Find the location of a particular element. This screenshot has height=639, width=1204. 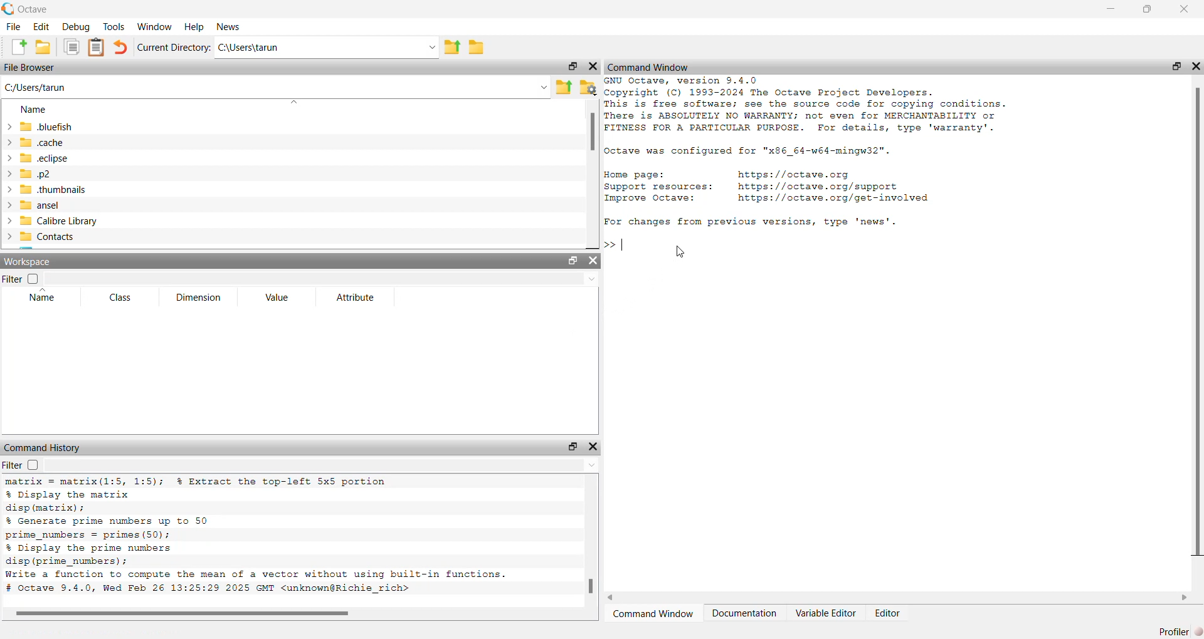

edit is located at coordinates (41, 26).